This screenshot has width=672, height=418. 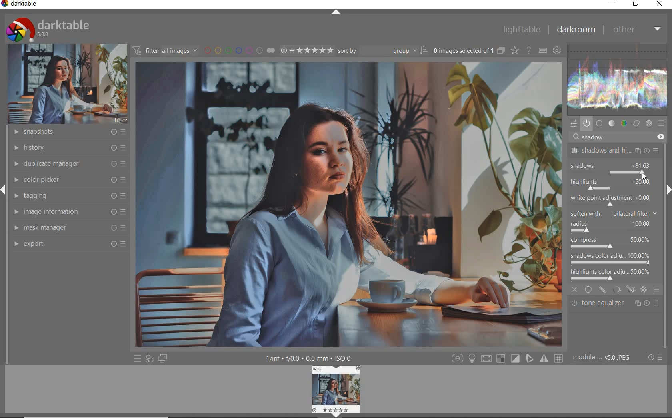 What do you see at coordinates (307, 50) in the screenshot?
I see `selected Image range rating` at bounding box center [307, 50].